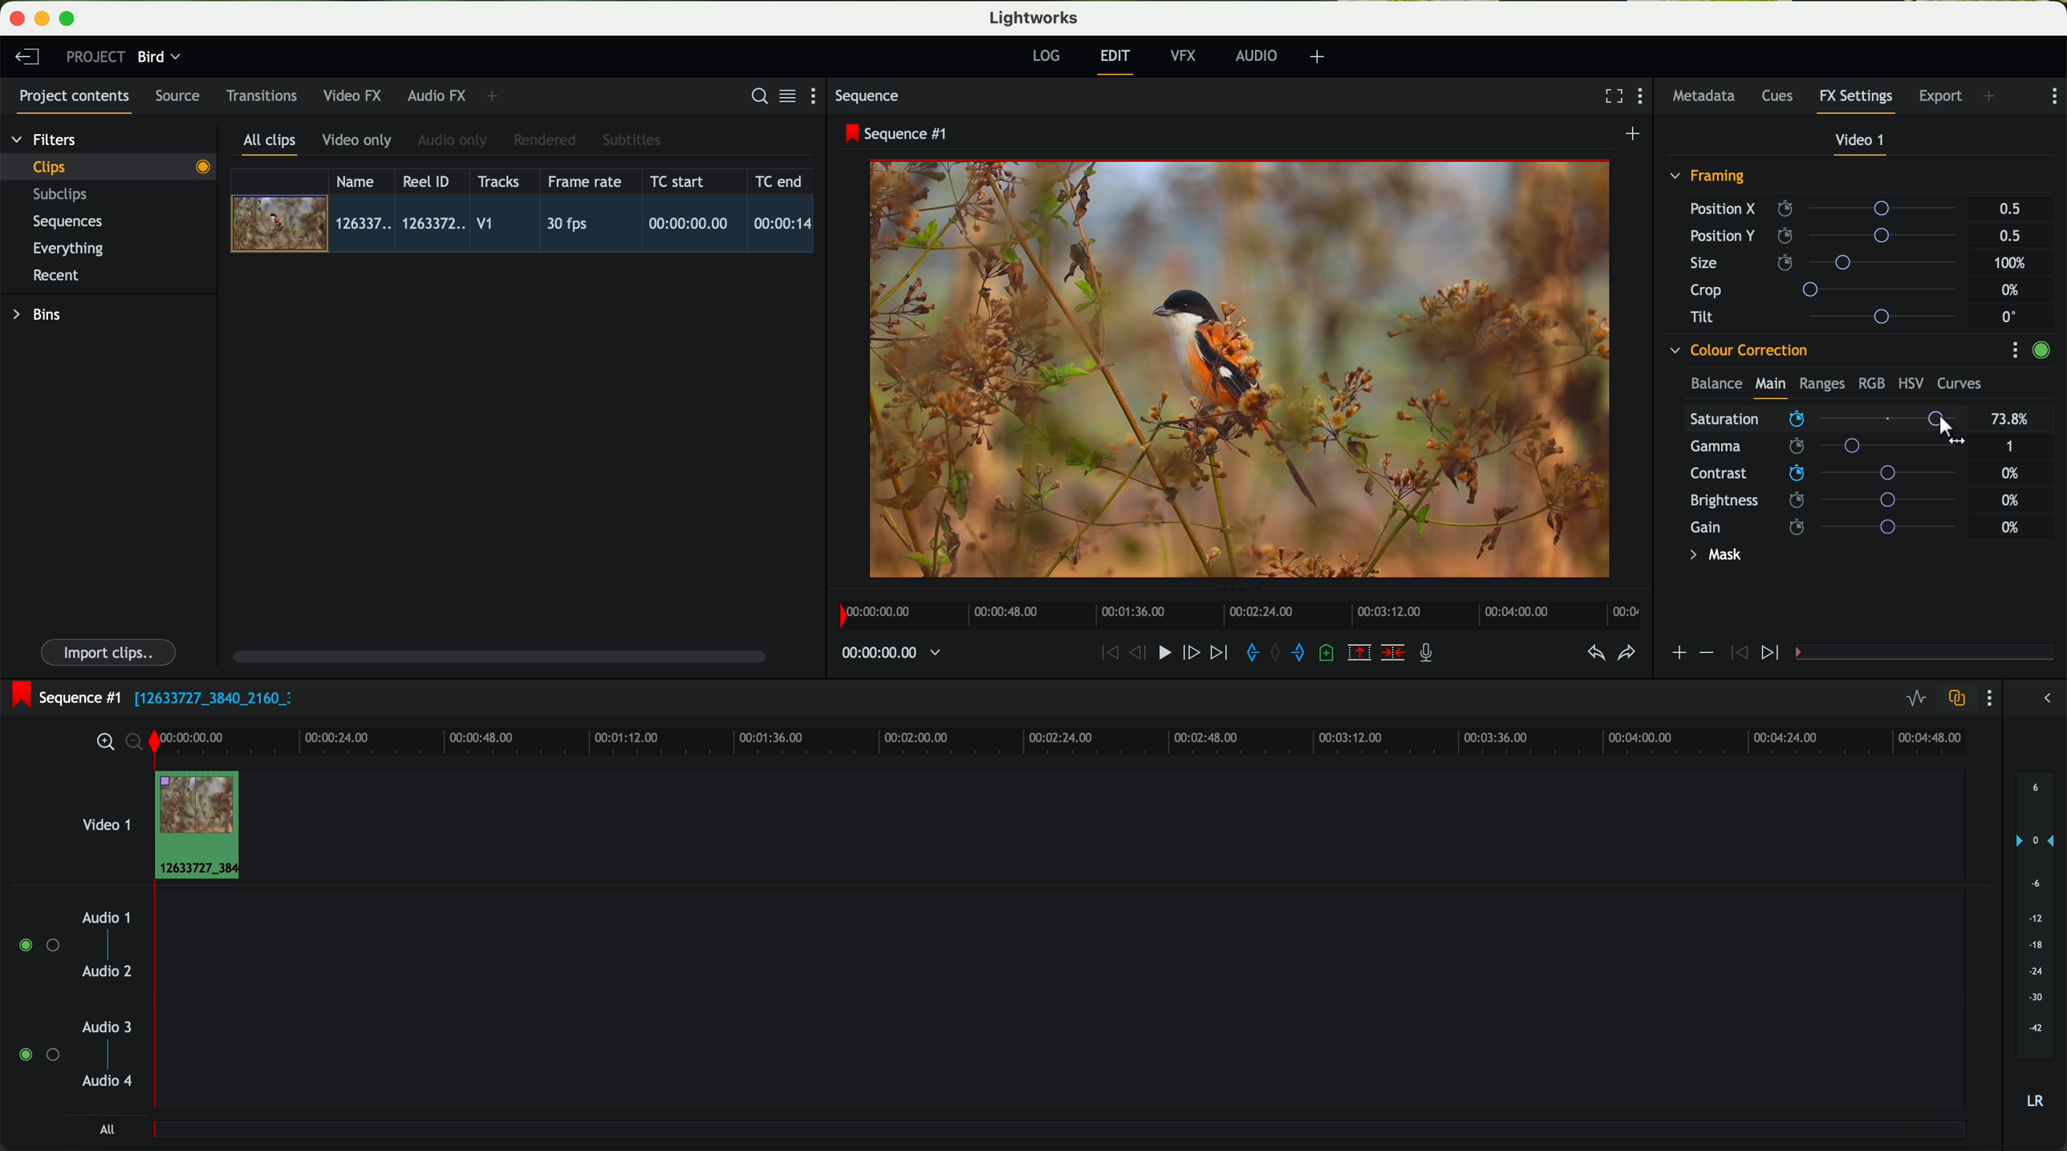 The height and width of the screenshot is (1151, 2067). Describe the element at coordinates (1610, 95) in the screenshot. I see `fullscreen` at that location.